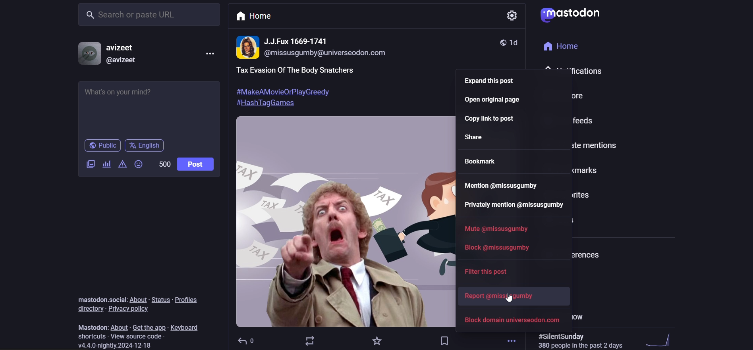  Describe the element at coordinates (475, 138) in the screenshot. I see `share` at that location.